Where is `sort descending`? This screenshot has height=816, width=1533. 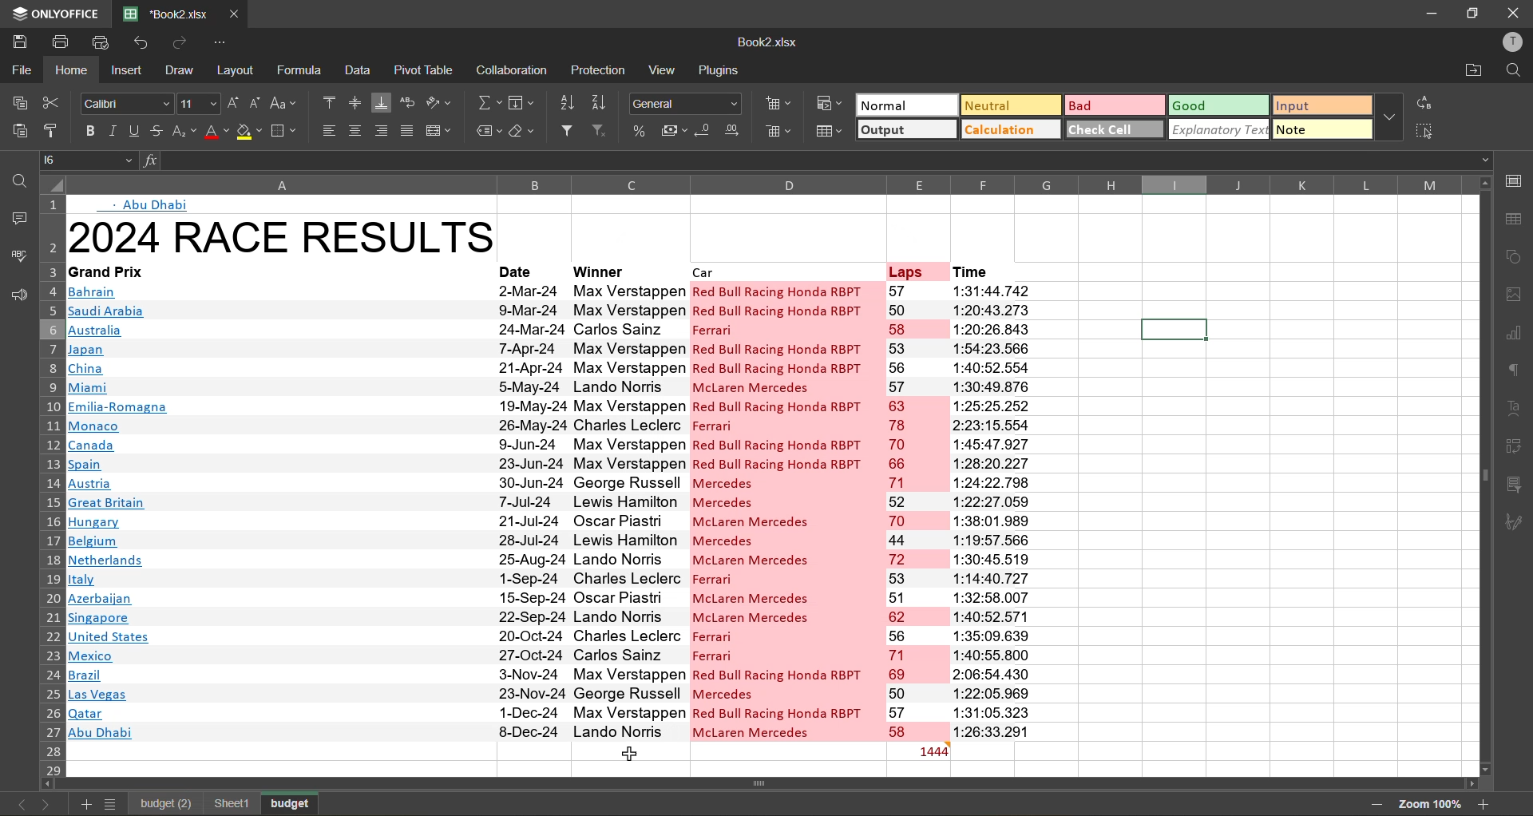
sort descending is located at coordinates (604, 102).